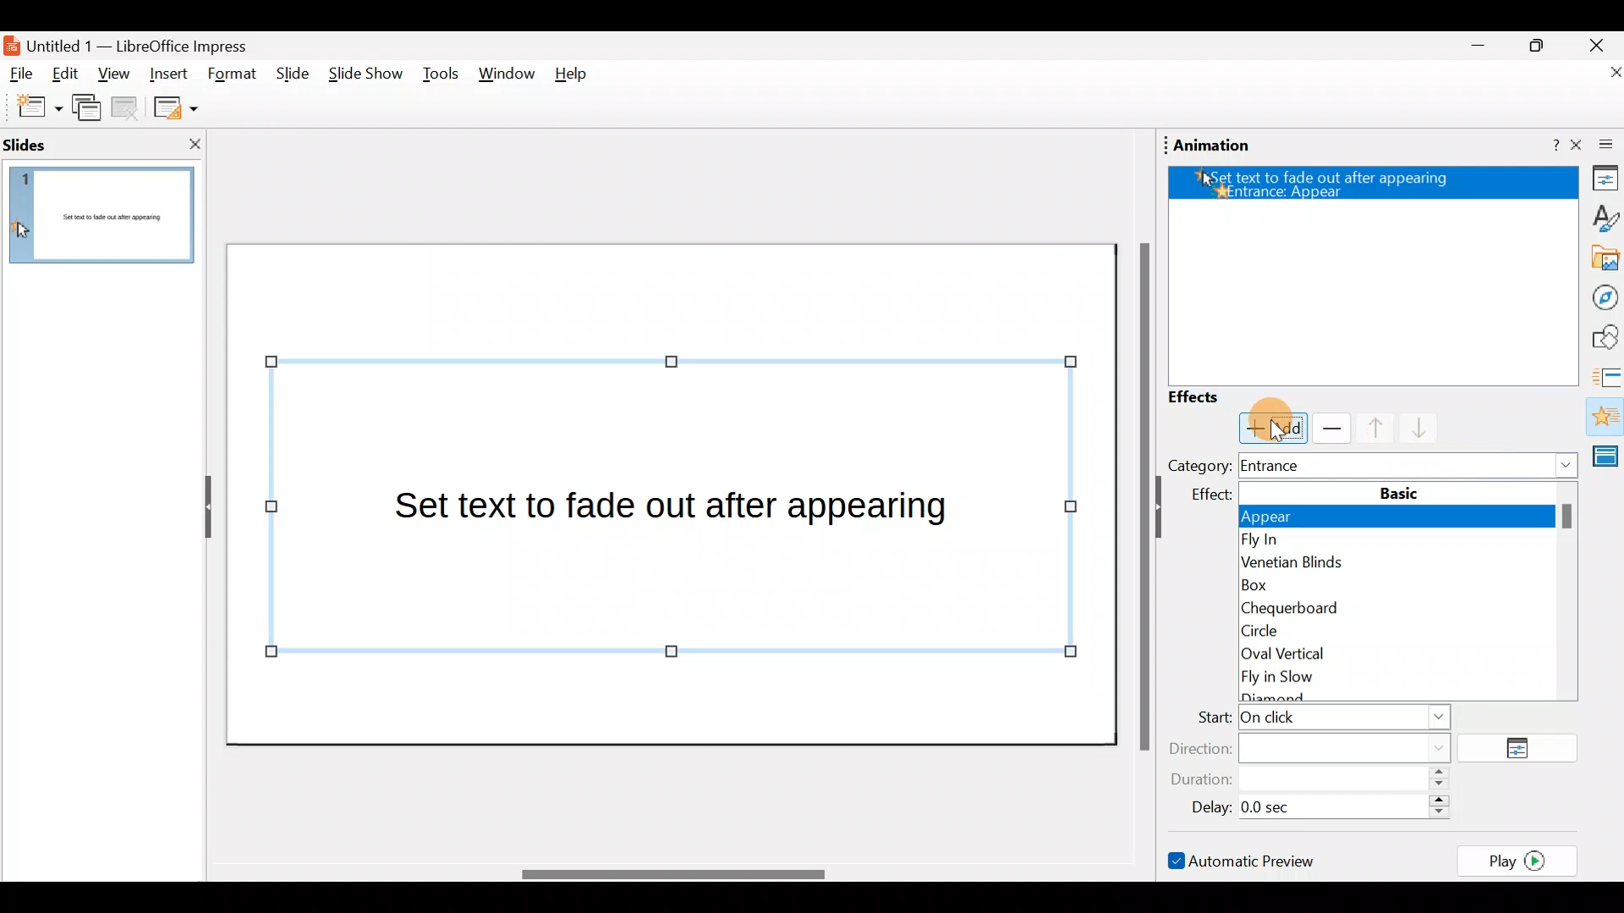 The height and width of the screenshot is (913, 1624). I want to click on Maximise, so click(1543, 46).